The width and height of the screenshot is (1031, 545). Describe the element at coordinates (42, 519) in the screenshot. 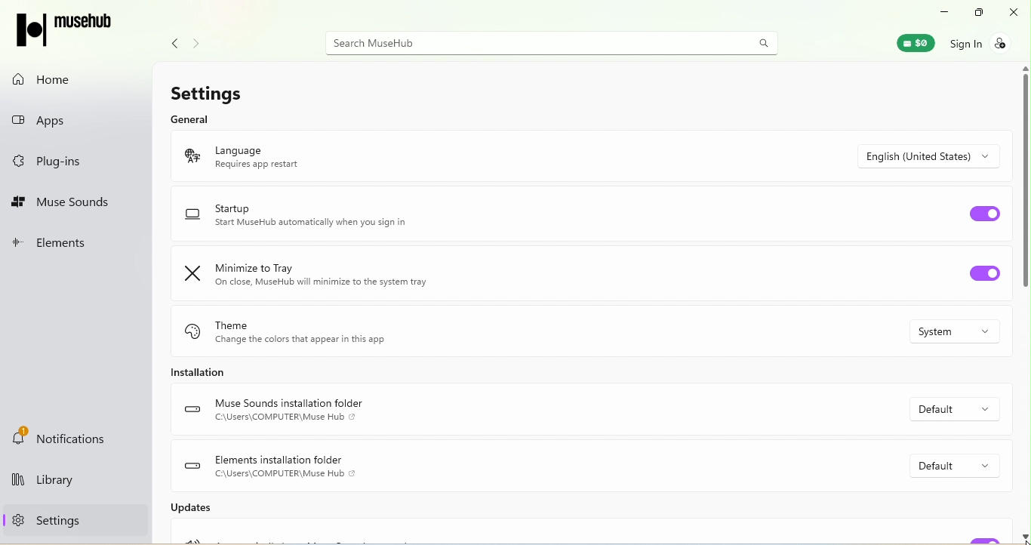

I see `Settings` at that location.